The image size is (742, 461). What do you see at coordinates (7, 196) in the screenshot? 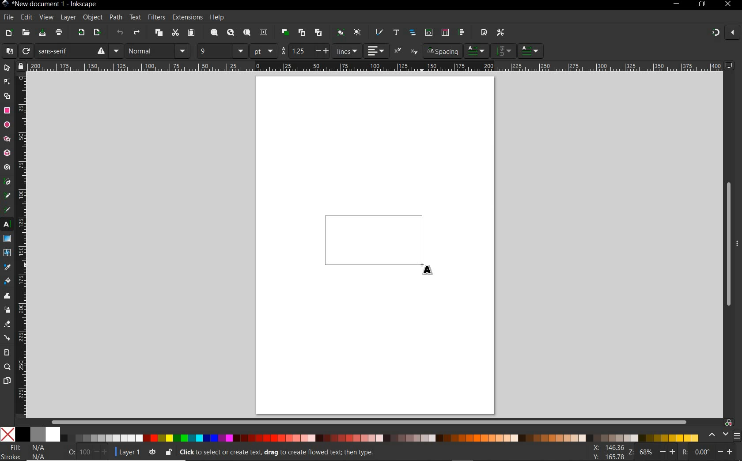
I see `pencil tool` at bounding box center [7, 196].